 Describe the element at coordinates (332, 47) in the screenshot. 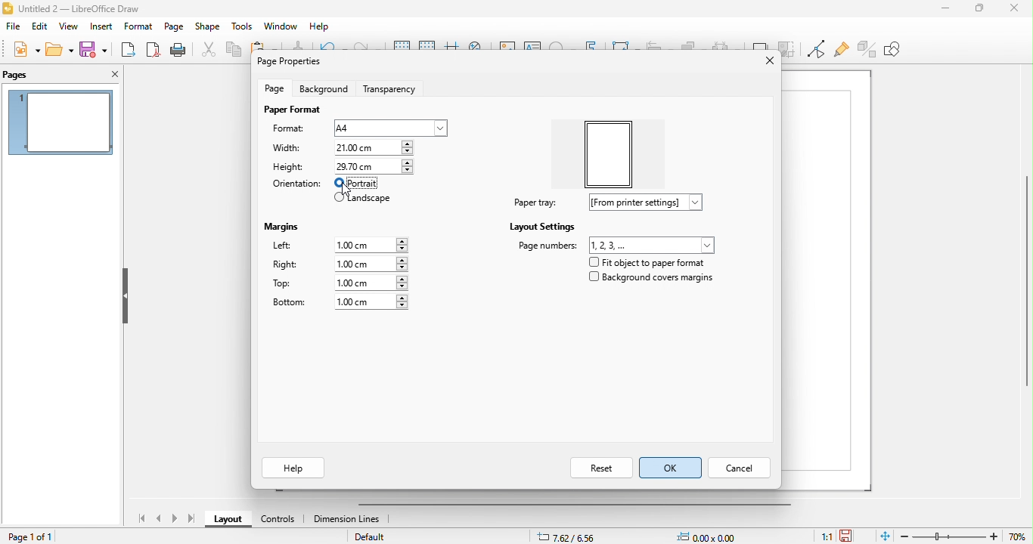

I see `undo` at that location.